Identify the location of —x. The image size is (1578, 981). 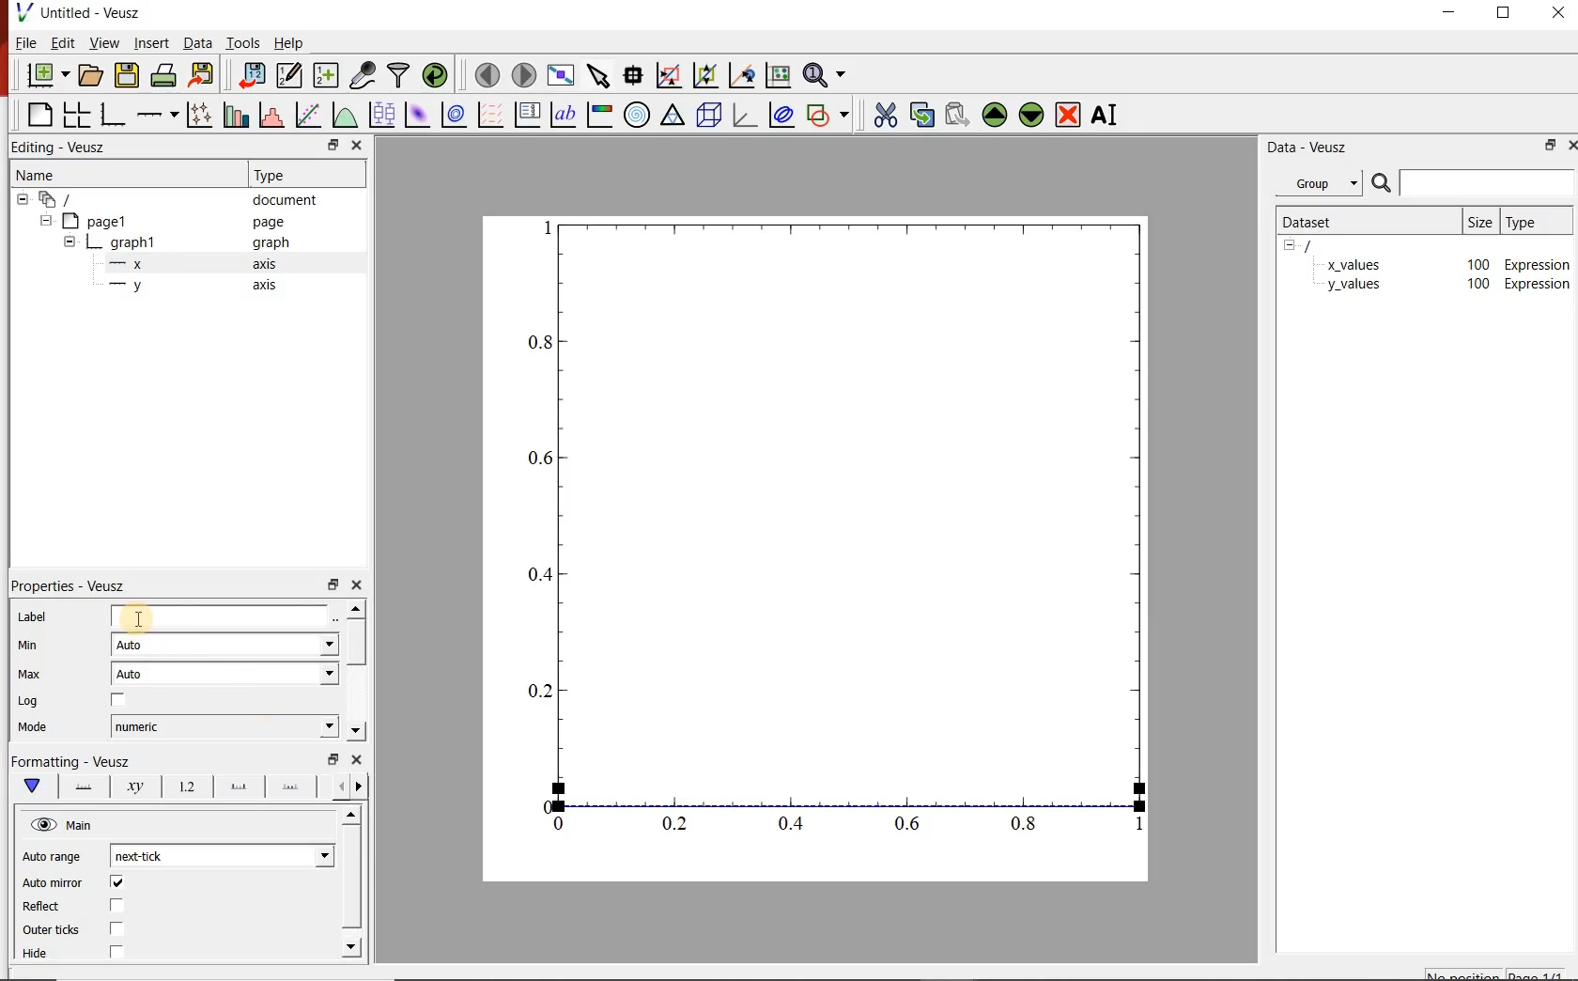
(131, 262).